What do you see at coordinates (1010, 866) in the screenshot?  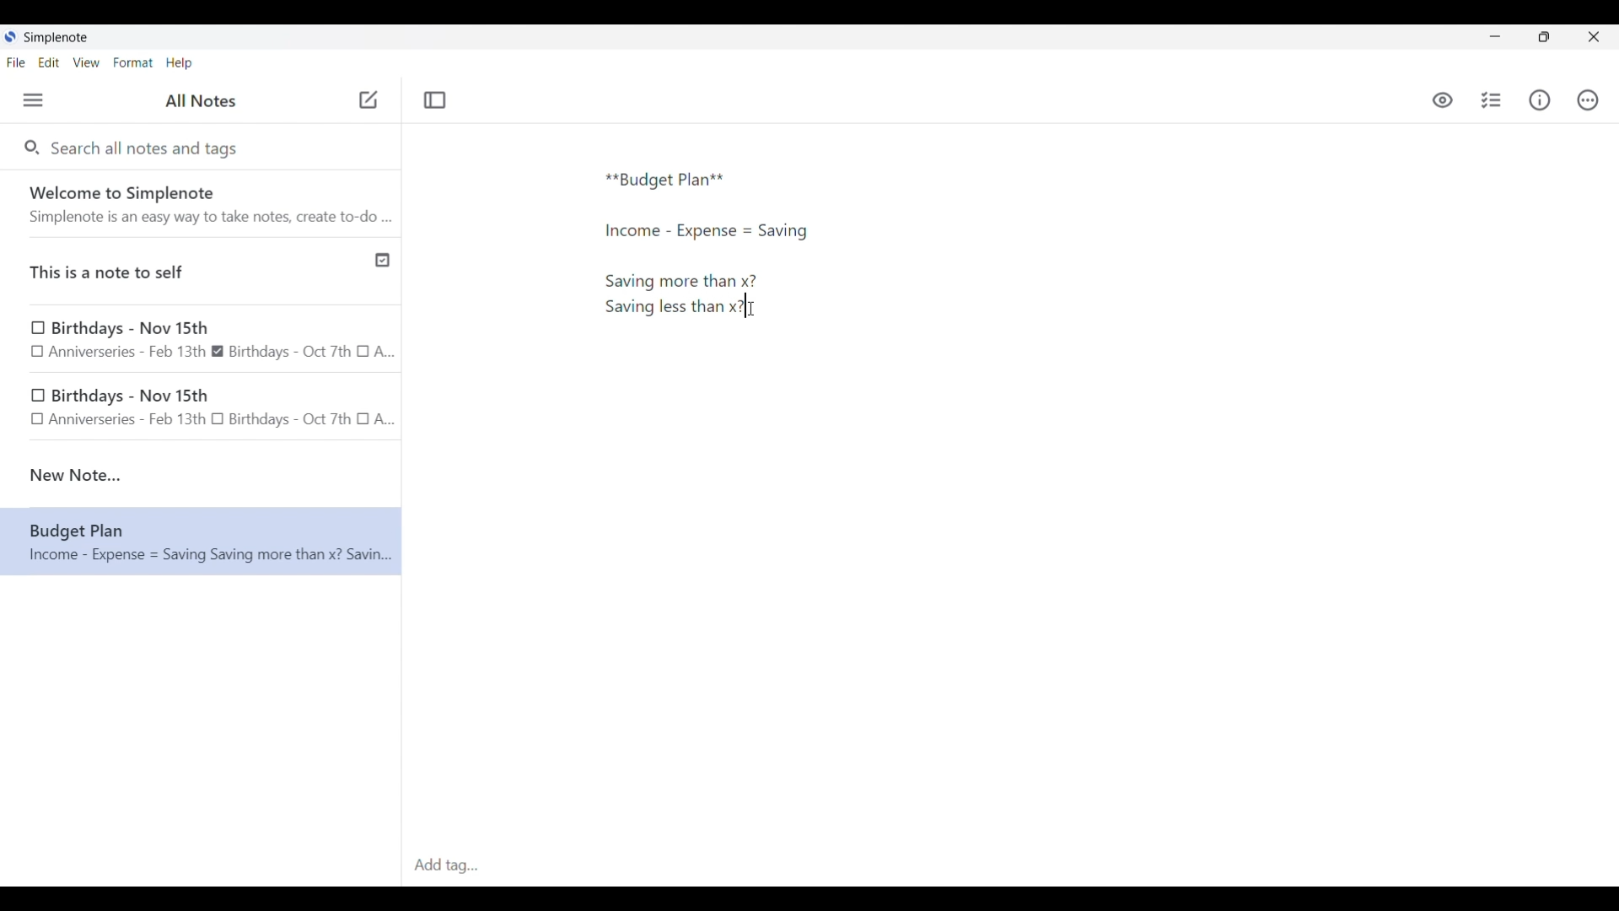 I see `Click to type in tags` at bounding box center [1010, 866].